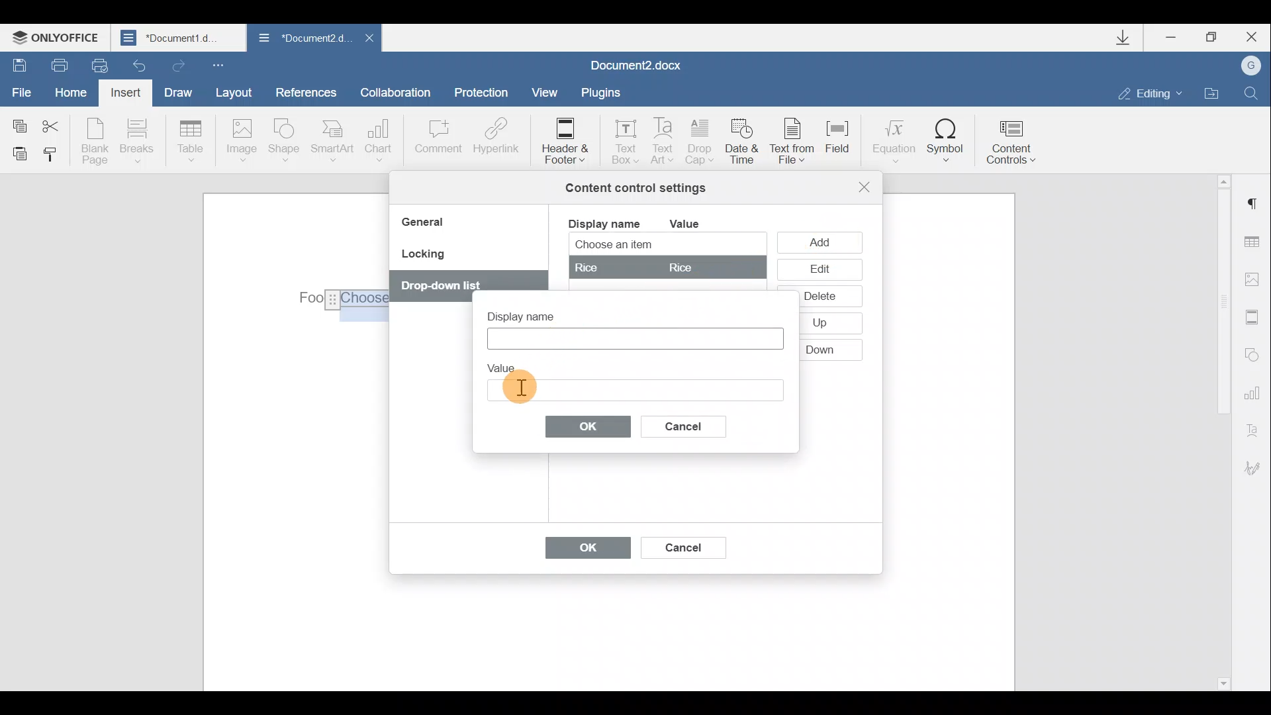  I want to click on Find, so click(1252, 93).